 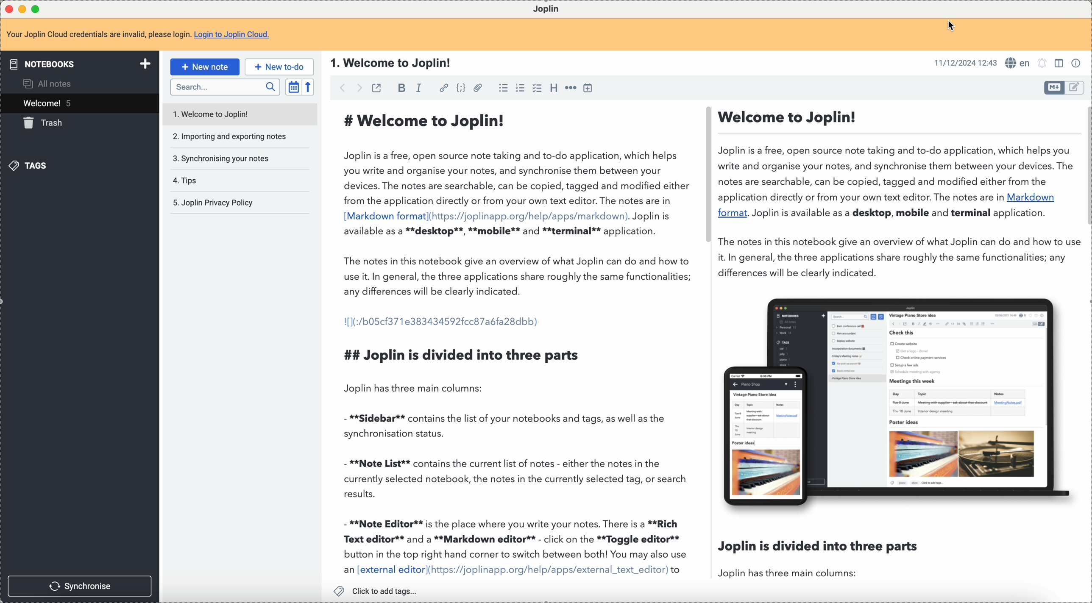 What do you see at coordinates (186, 180) in the screenshot?
I see `tips` at bounding box center [186, 180].